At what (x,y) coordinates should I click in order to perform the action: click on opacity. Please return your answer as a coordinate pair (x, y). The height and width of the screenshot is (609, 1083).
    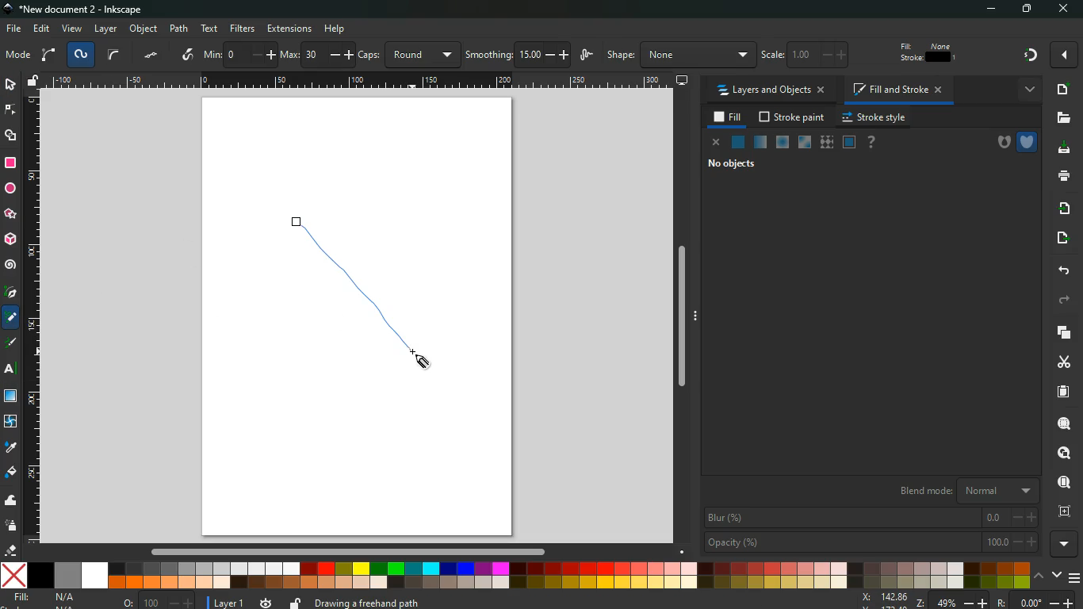
    Looking at the image, I should click on (760, 141).